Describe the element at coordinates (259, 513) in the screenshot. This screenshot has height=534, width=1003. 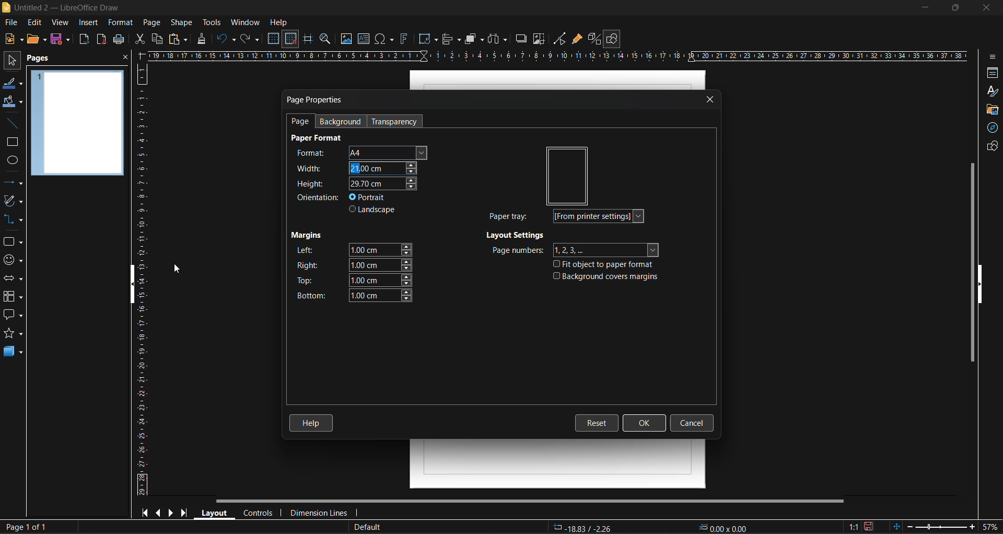
I see `controls` at that location.